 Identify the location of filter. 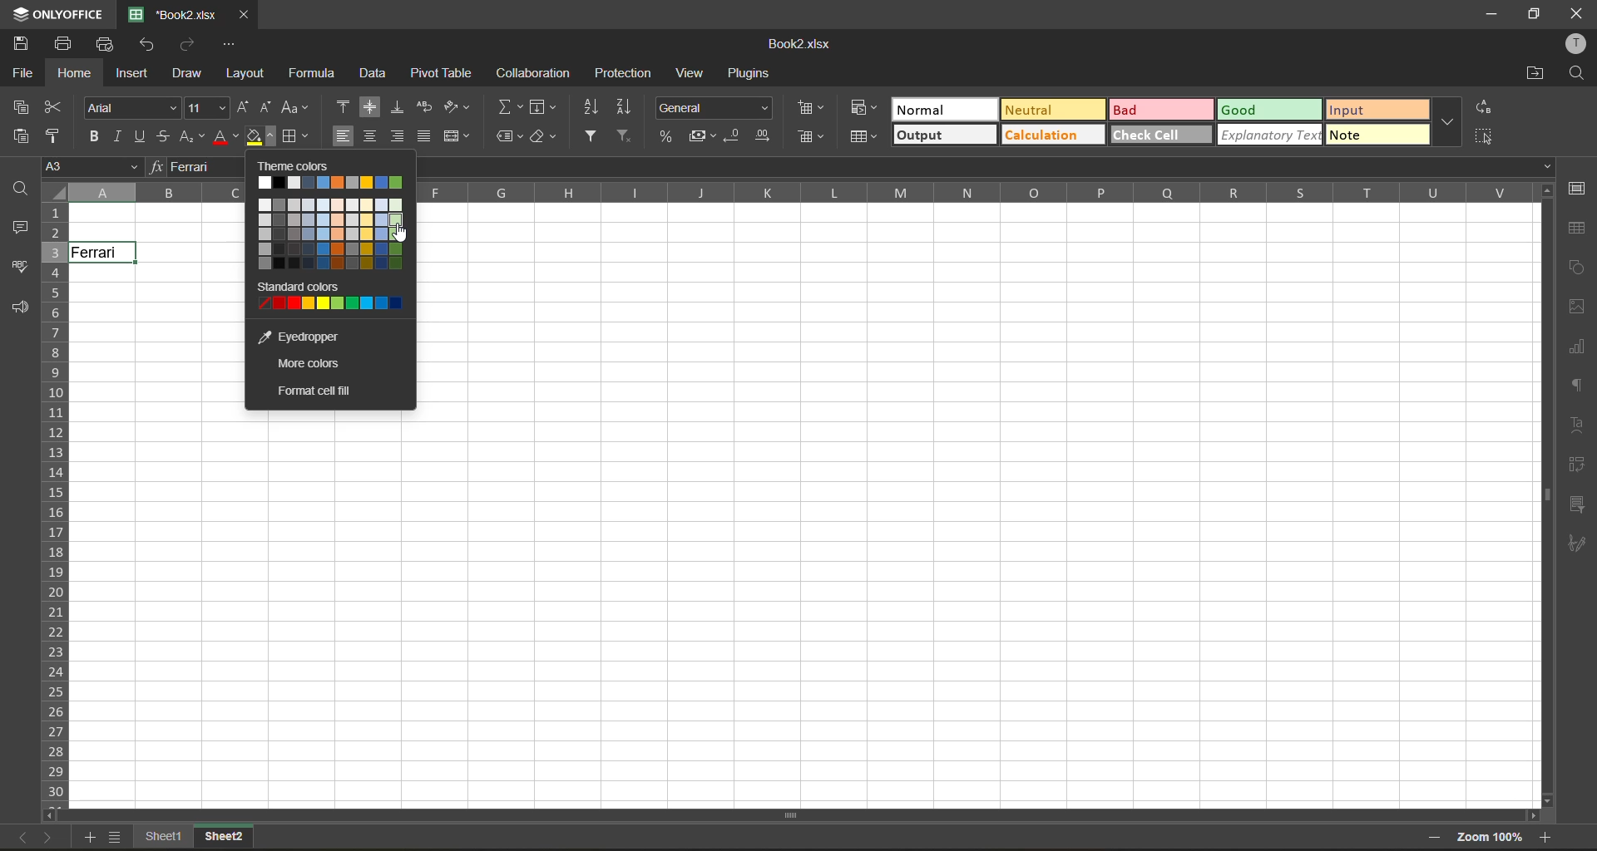
(593, 136).